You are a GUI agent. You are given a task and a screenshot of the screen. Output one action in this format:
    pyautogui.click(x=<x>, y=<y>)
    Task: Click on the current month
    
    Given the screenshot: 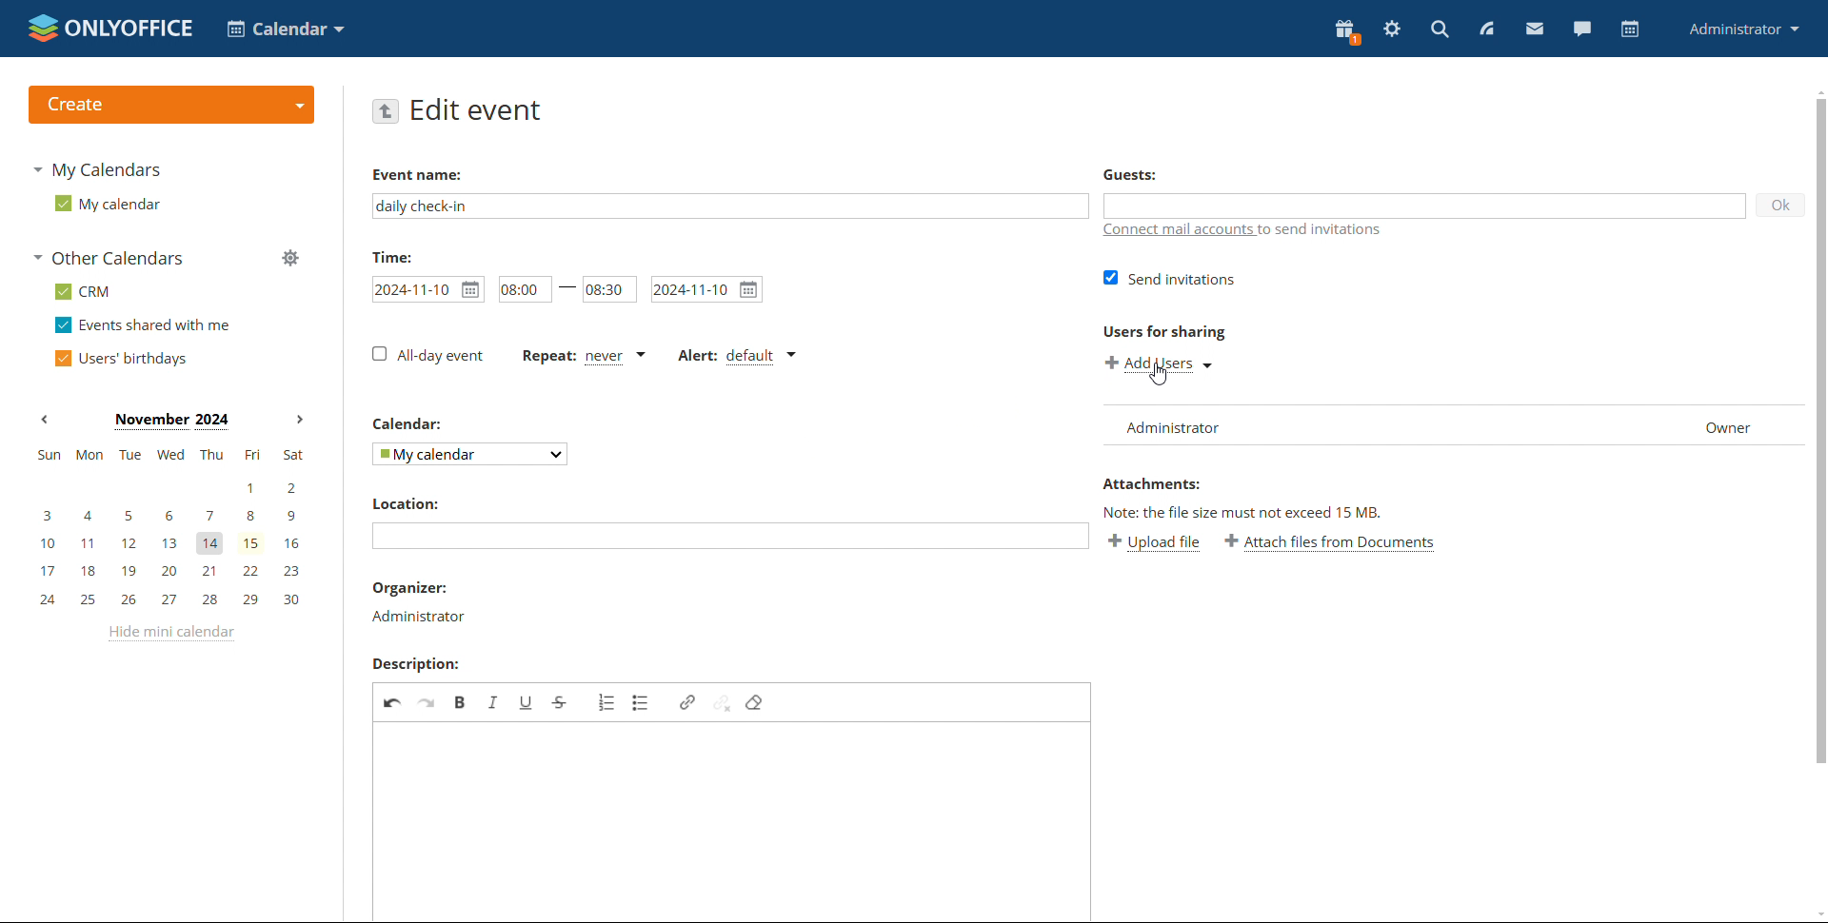 What is the action you would take?
    pyautogui.click(x=170, y=422)
    